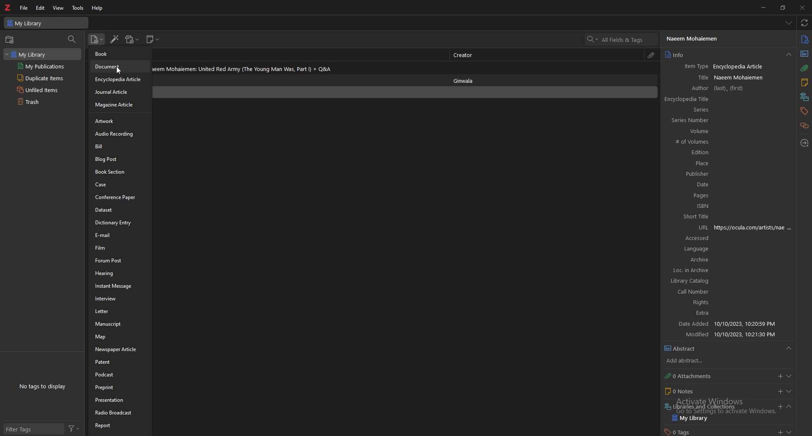 This screenshot has height=436, width=812. Describe the element at coordinates (687, 185) in the screenshot. I see `date` at that location.